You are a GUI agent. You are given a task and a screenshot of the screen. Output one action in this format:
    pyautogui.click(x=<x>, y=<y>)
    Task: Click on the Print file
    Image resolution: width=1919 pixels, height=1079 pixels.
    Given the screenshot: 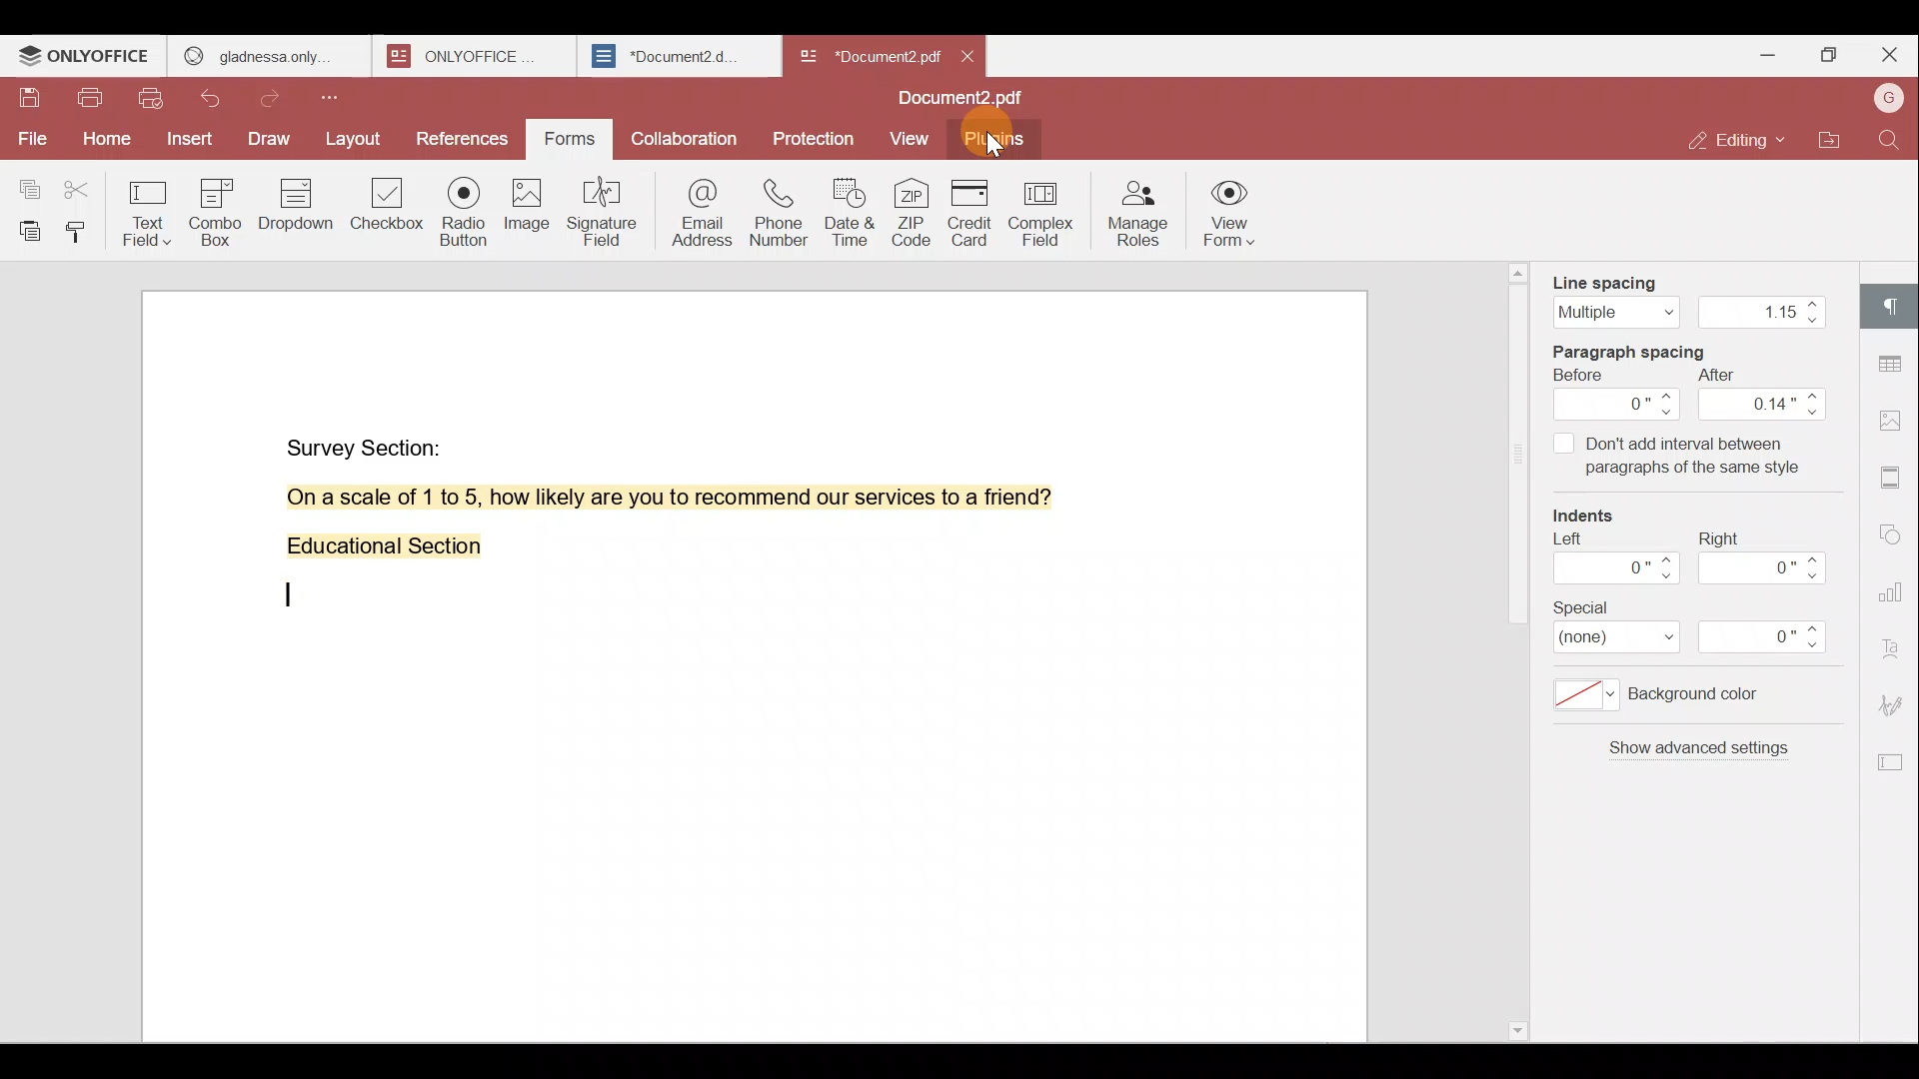 What is the action you would take?
    pyautogui.click(x=89, y=102)
    